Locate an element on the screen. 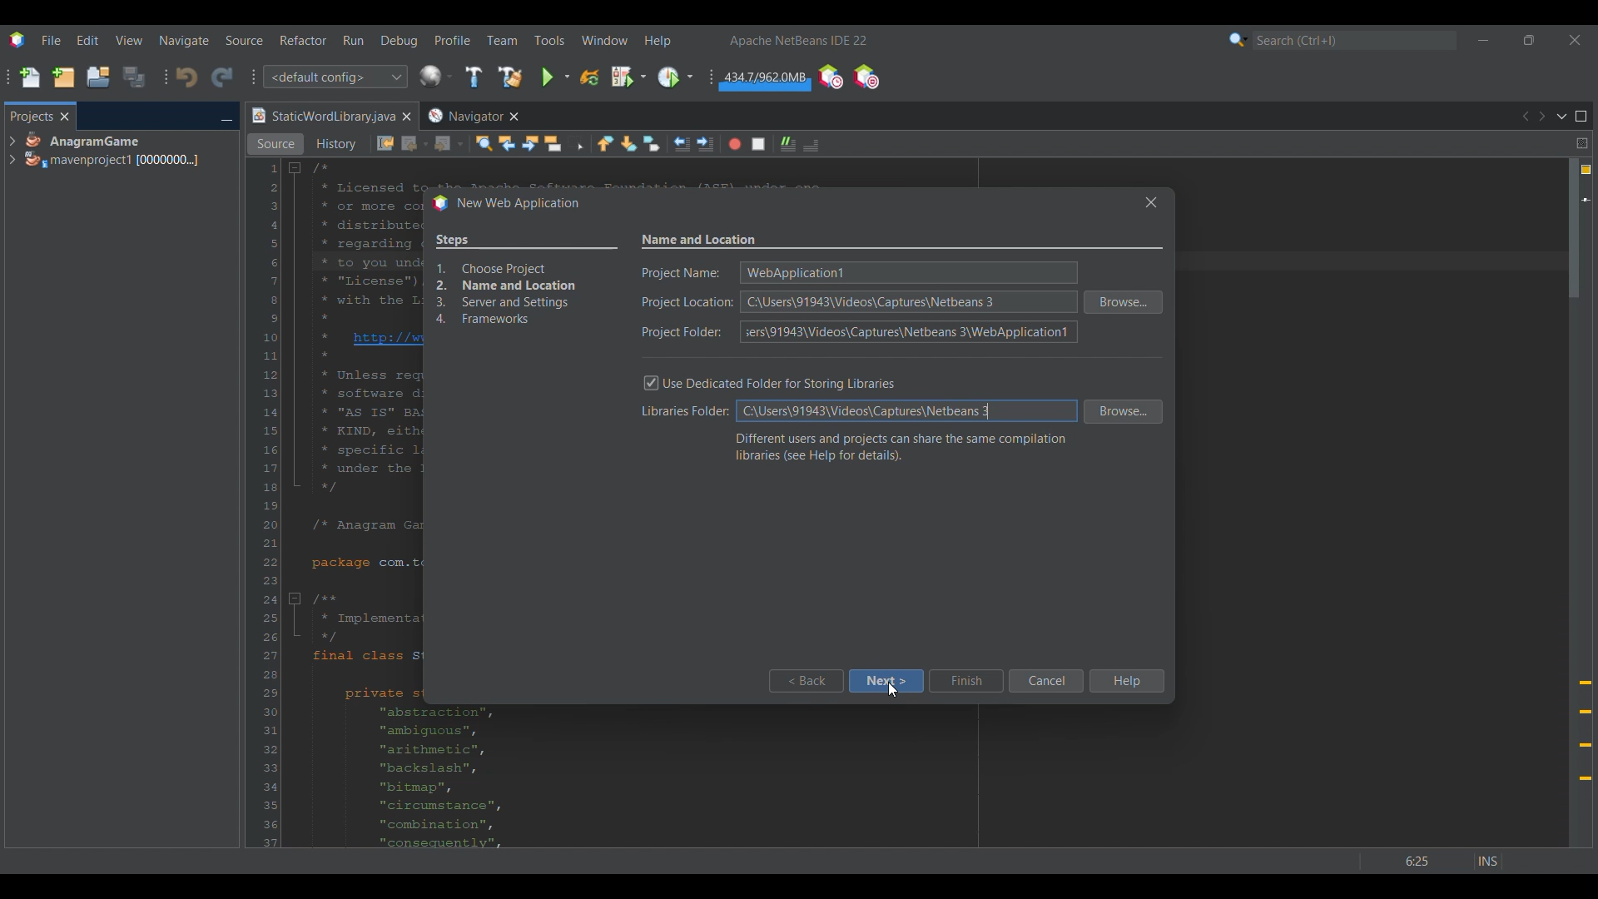 Image resolution: width=1598 pixels, height=899 pixels. Save all is located at coordinates (134, 77).